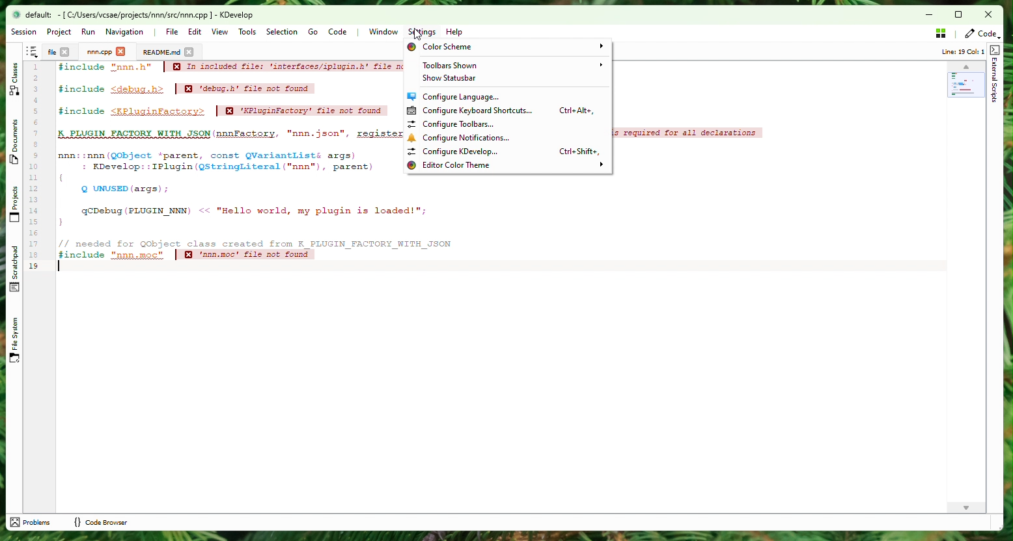 This screenshot has height=541, width=1013. Describe the element at coordinates (15, 140) in the screenshot. I see `Documents` at that location.